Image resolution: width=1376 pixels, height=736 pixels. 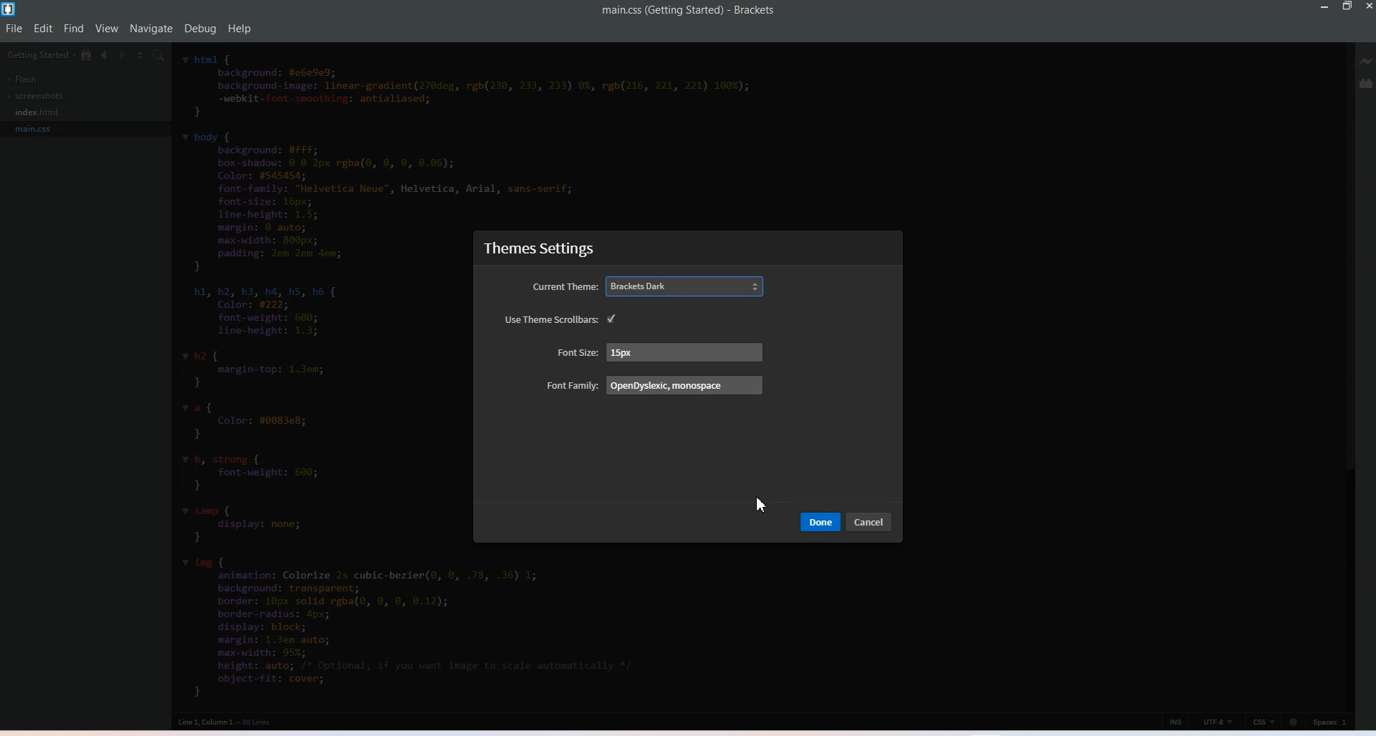 What do you see at coordinates (550, 319) in the screenshot?
I see `use theme scroll bars` at bounding box center [550, 319].